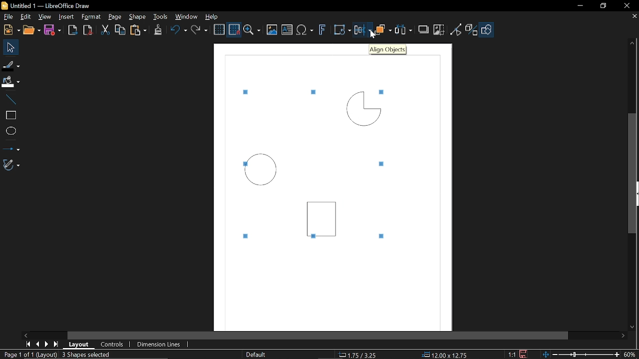 The height and width of the screenshot is (359, 639). What do you see at coordinates (86, 354) in the screenshot?
I see `3 Shapes selected` at bounding box center [86, 354].